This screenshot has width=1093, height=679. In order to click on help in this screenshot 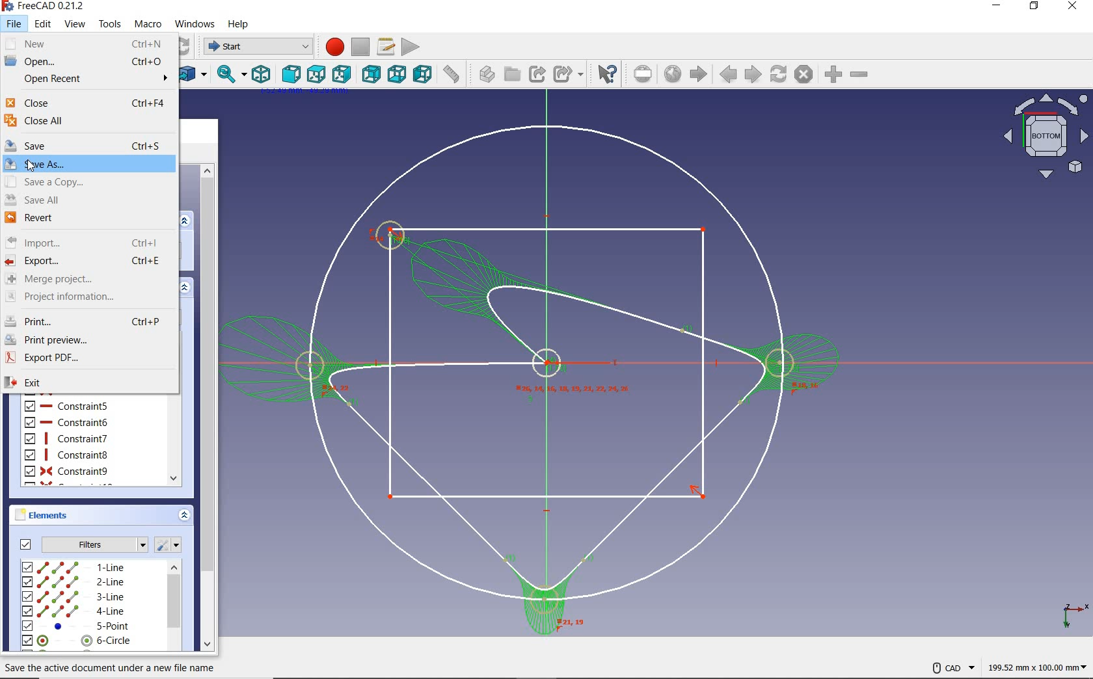, I will do `click(239, 24)`.